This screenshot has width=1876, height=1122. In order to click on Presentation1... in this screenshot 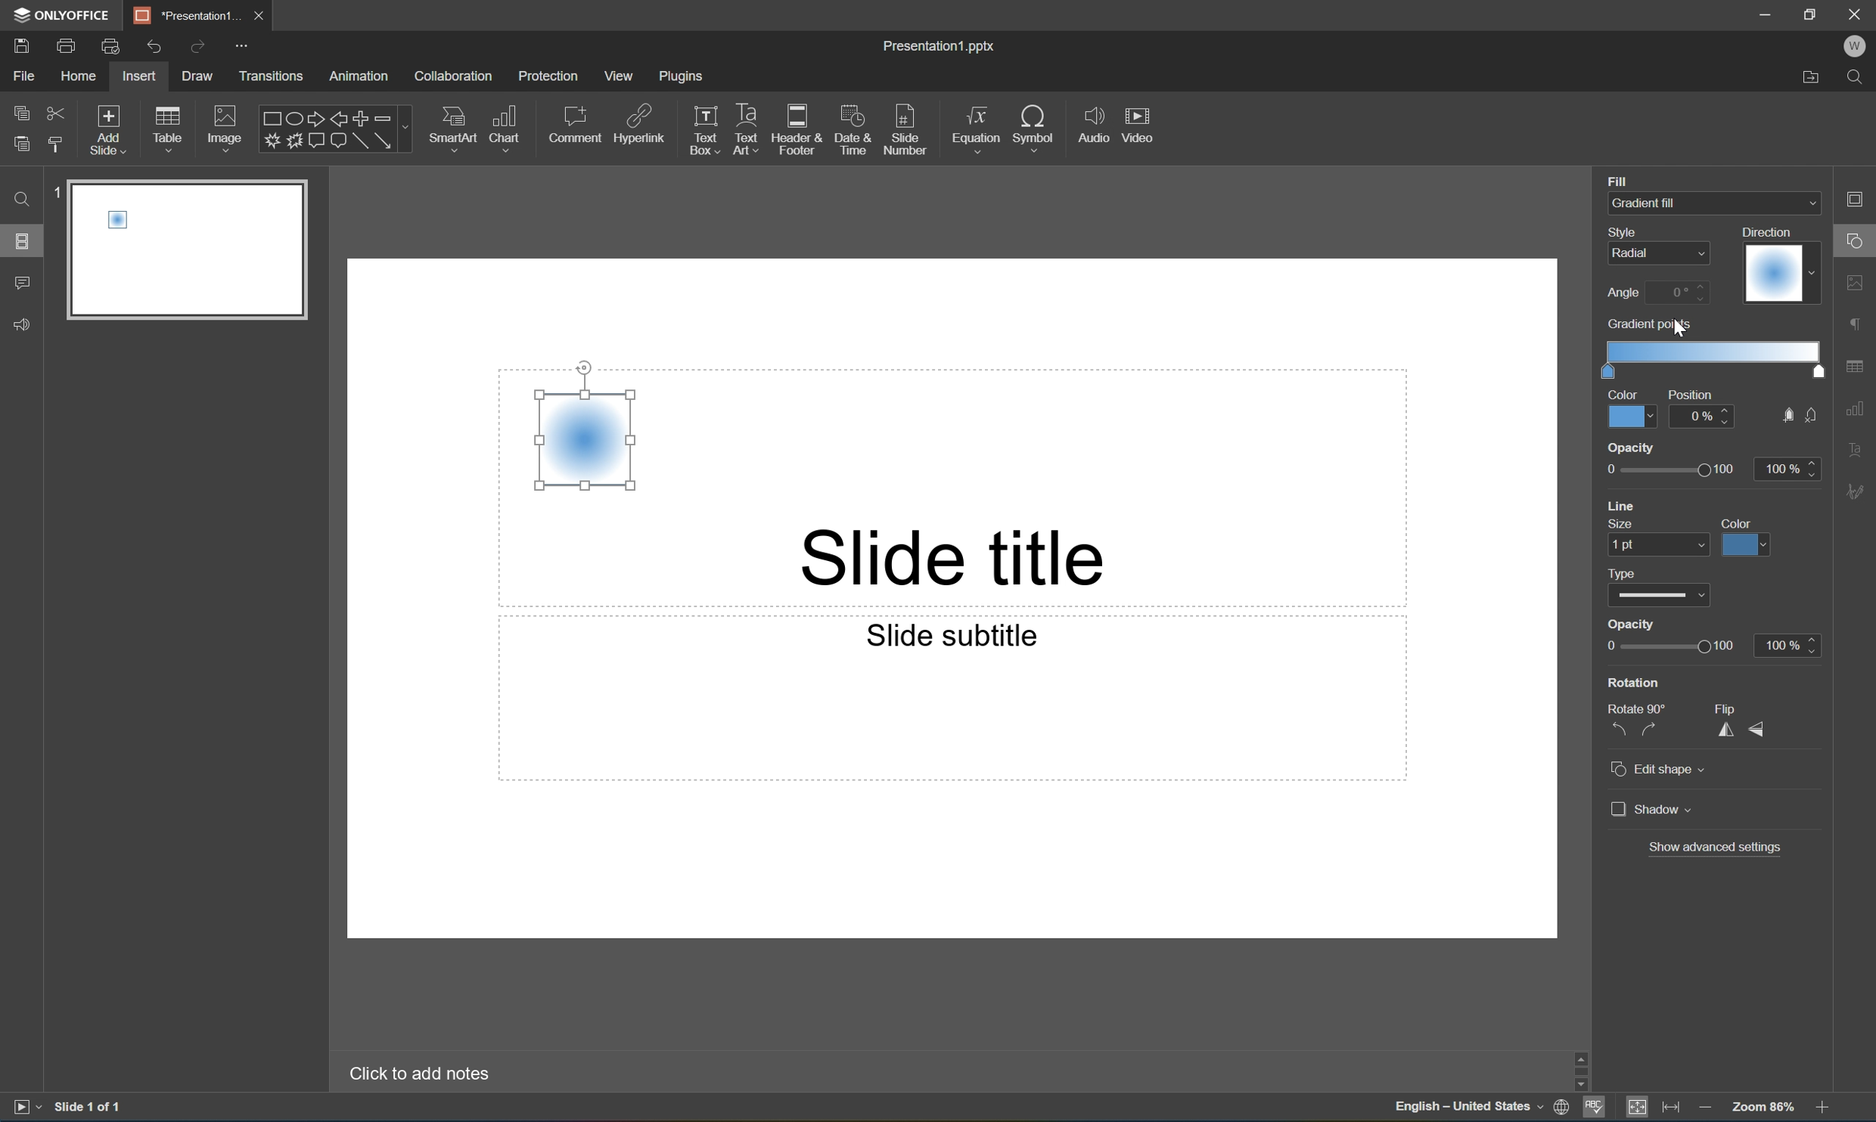, I will do `click(181, 14)`.